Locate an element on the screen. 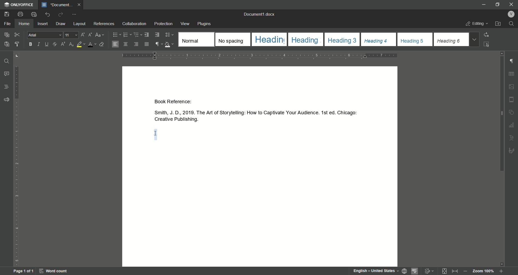 The width and height of the screenshot is (518, 275). document title is located at coordinates (56, 5).